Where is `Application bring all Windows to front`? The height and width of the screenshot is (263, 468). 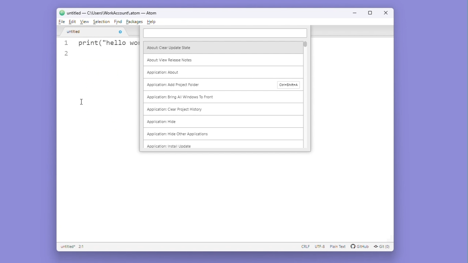 Application bring all Windows to front is located at coordinates (180, 97).